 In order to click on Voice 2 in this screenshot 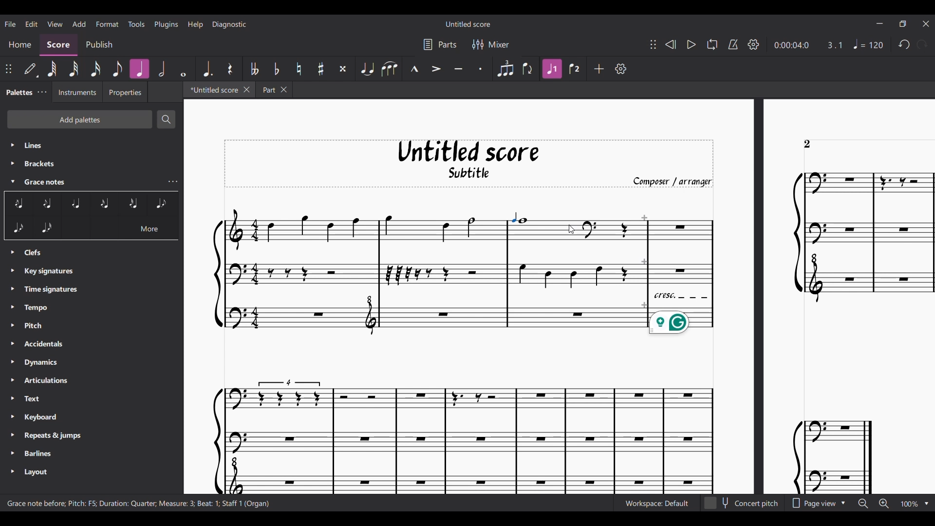, I will do `click(575, 69)`.